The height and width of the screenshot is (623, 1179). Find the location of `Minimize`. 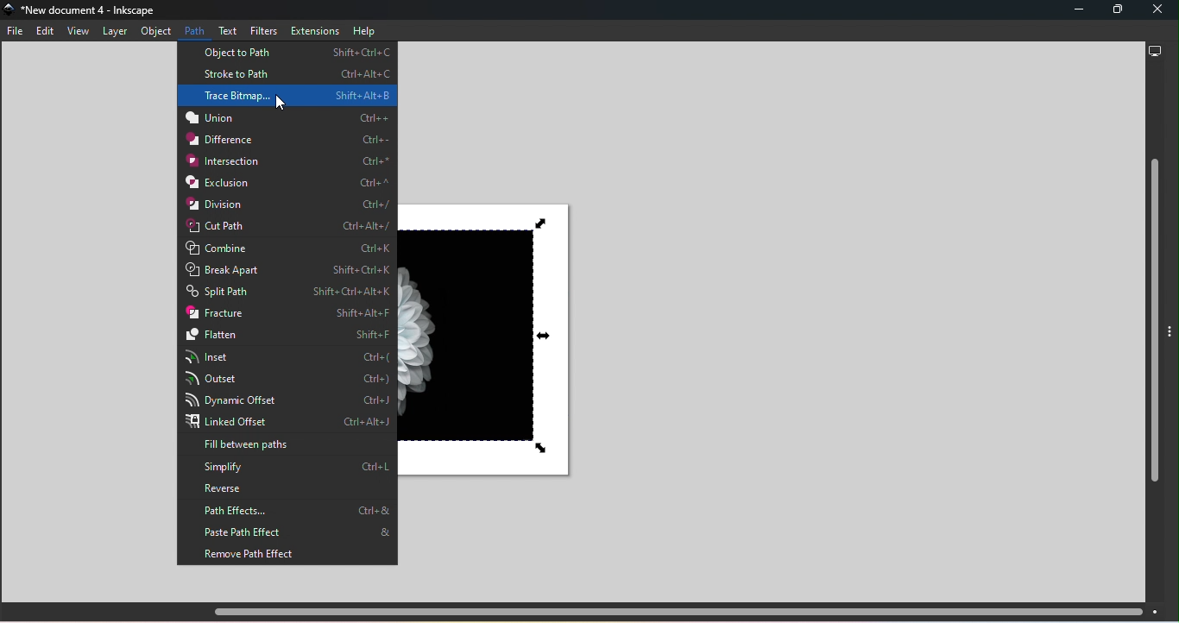

Minimize is located at coordinates (1075, 12).